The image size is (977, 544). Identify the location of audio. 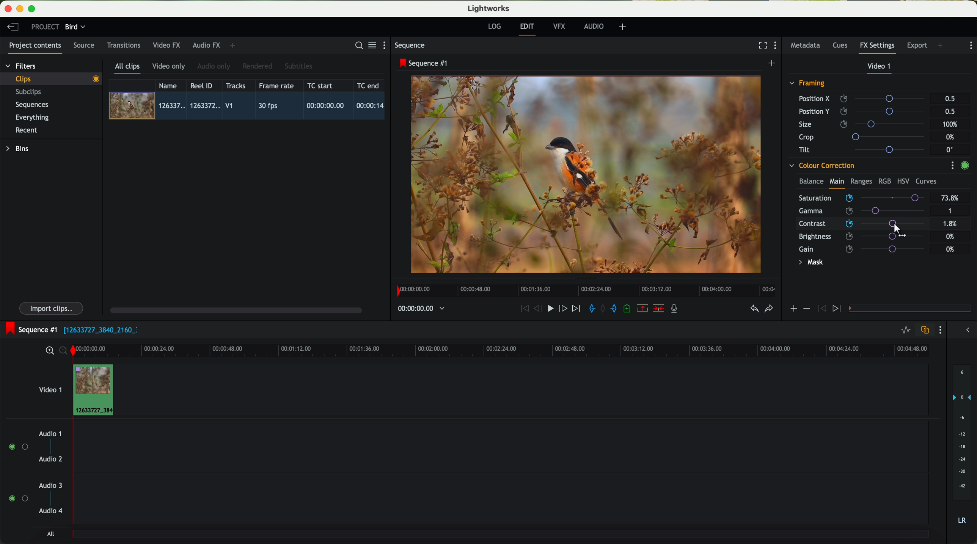
(594, 26).